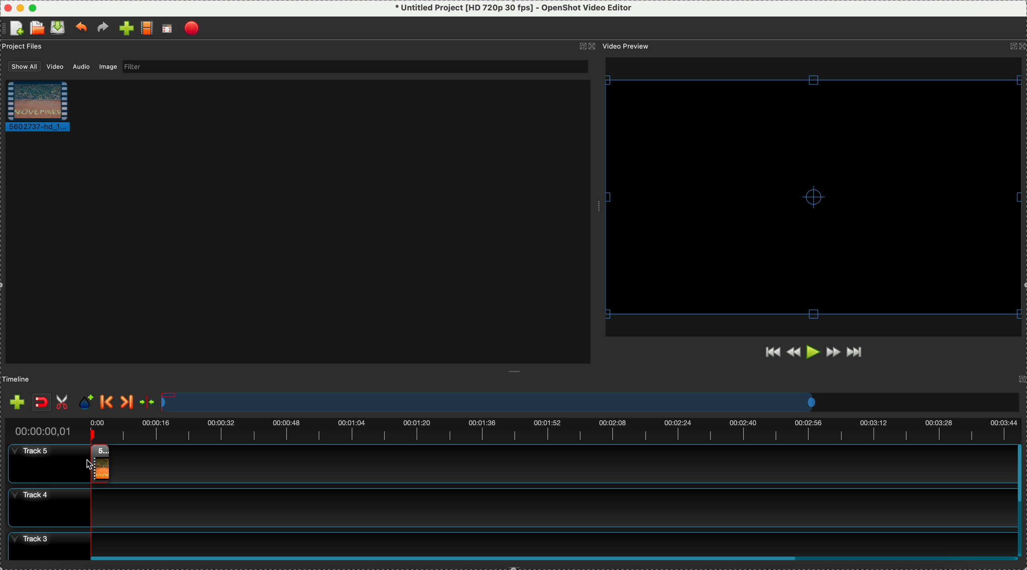 Image resolution: width=1027 pixels, height=570 pixels. I want to click on icons, so click(1017, 47).